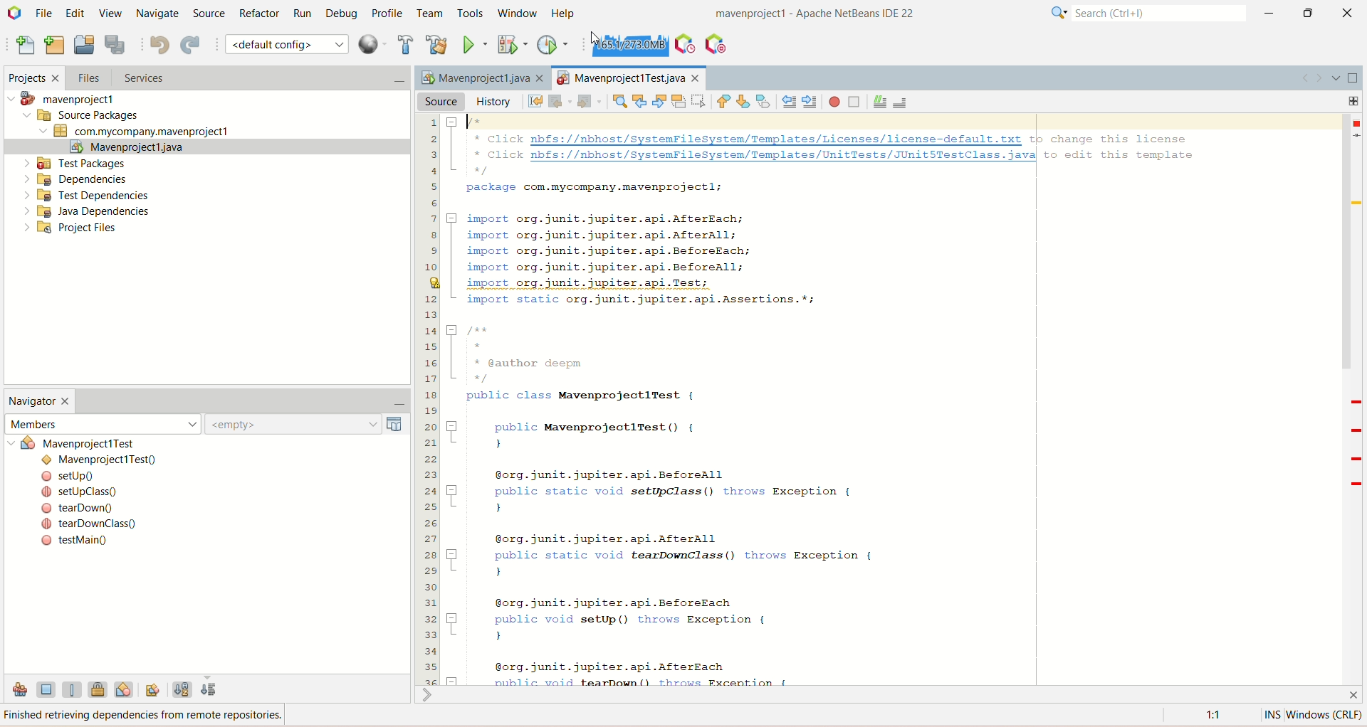  Describe the element at coordinates (1353, 696) in the screenshot. I see `close` at that location.